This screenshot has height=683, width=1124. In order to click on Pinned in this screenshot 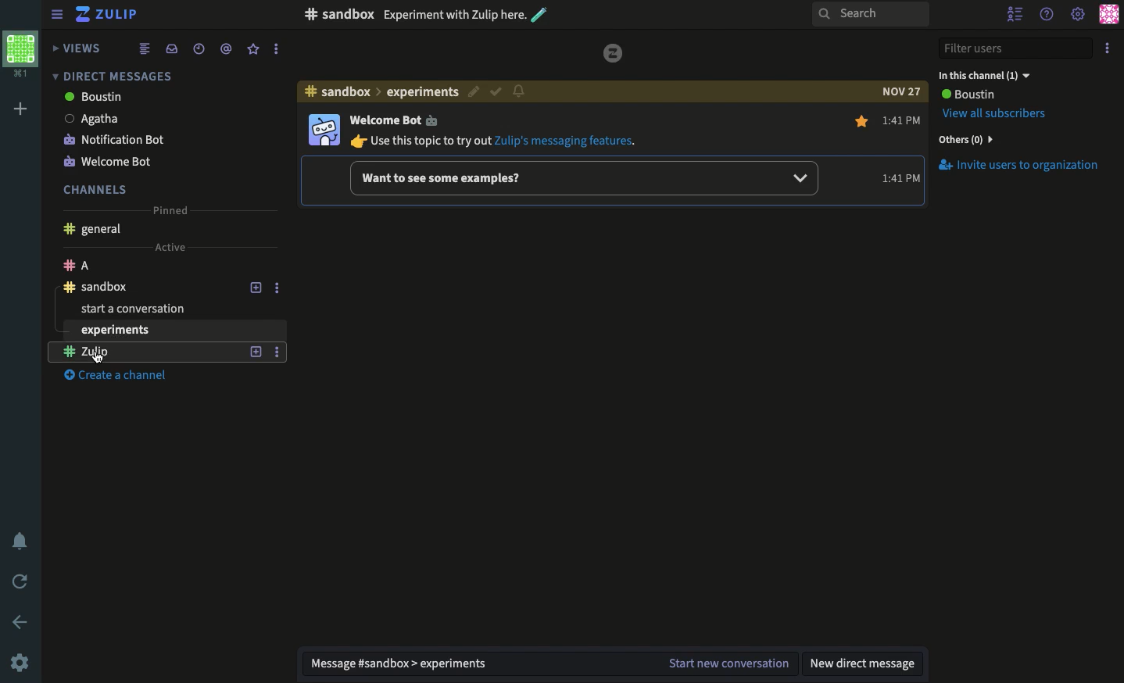, I will do `click(169, 208)`.